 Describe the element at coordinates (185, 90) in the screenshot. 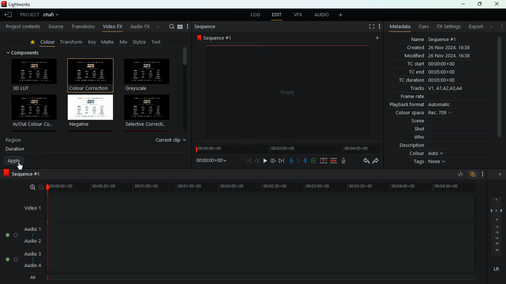

I see `vertical scroll bar` at that location.